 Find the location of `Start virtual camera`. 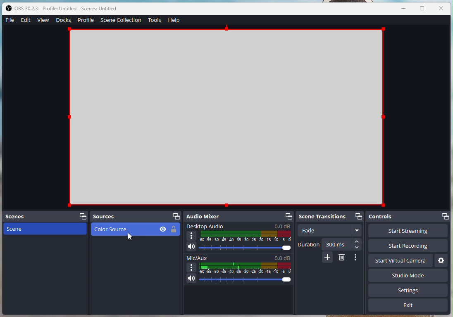

Start virtual camera is located at coordinates (401, 260).